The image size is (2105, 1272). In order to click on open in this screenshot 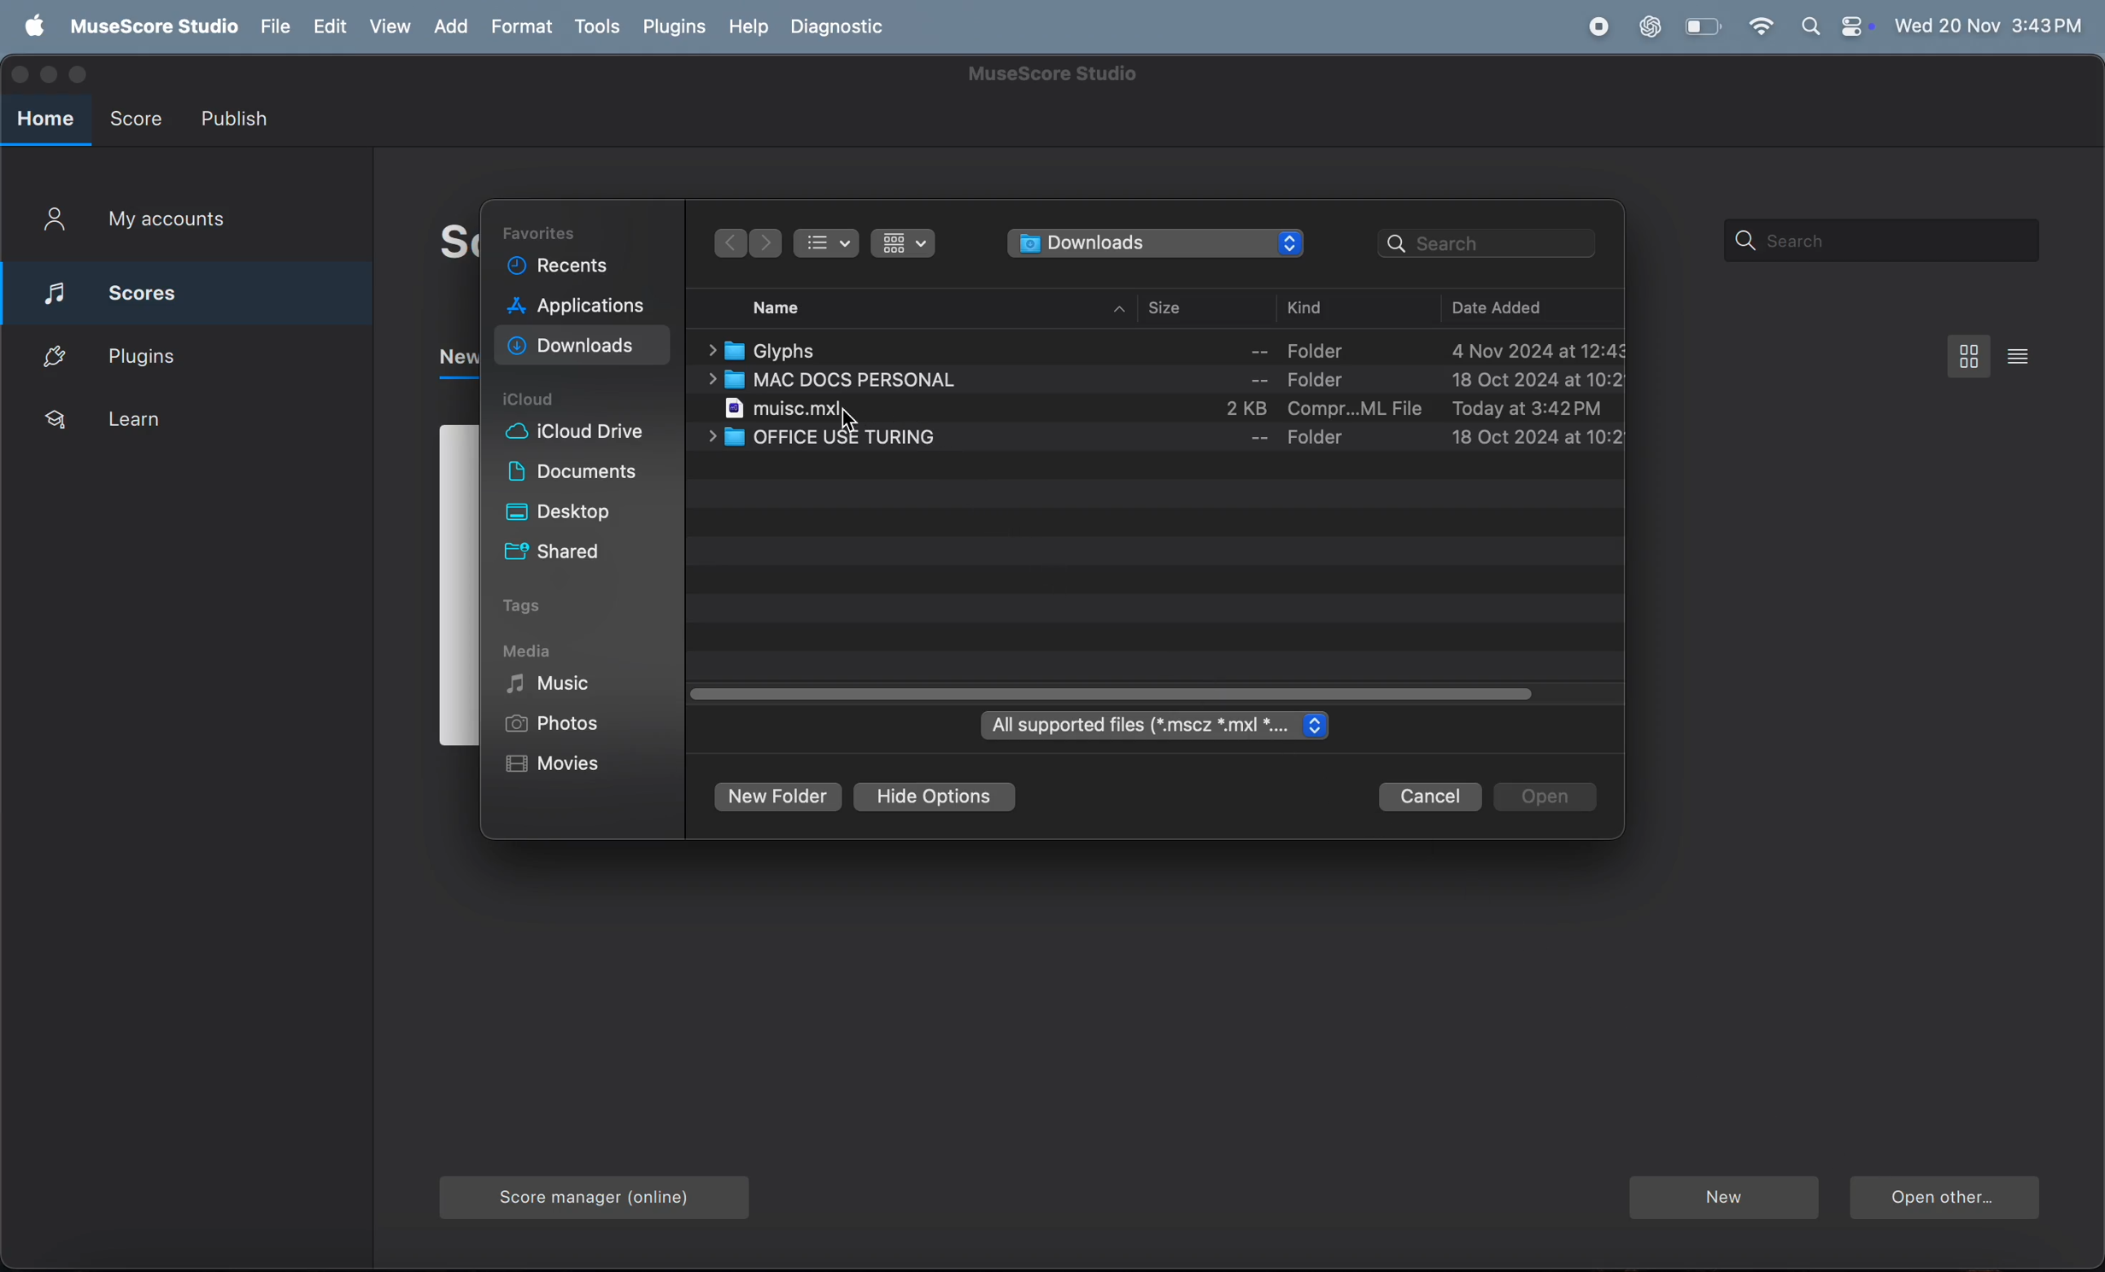, I will do `click(1554, 796)`.